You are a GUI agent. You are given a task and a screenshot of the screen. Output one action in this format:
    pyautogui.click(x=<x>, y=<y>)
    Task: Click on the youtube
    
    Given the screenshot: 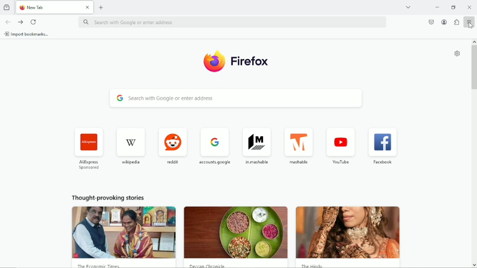 What is the action you would take?
    pyautogui.click(x=341, y=145)
    